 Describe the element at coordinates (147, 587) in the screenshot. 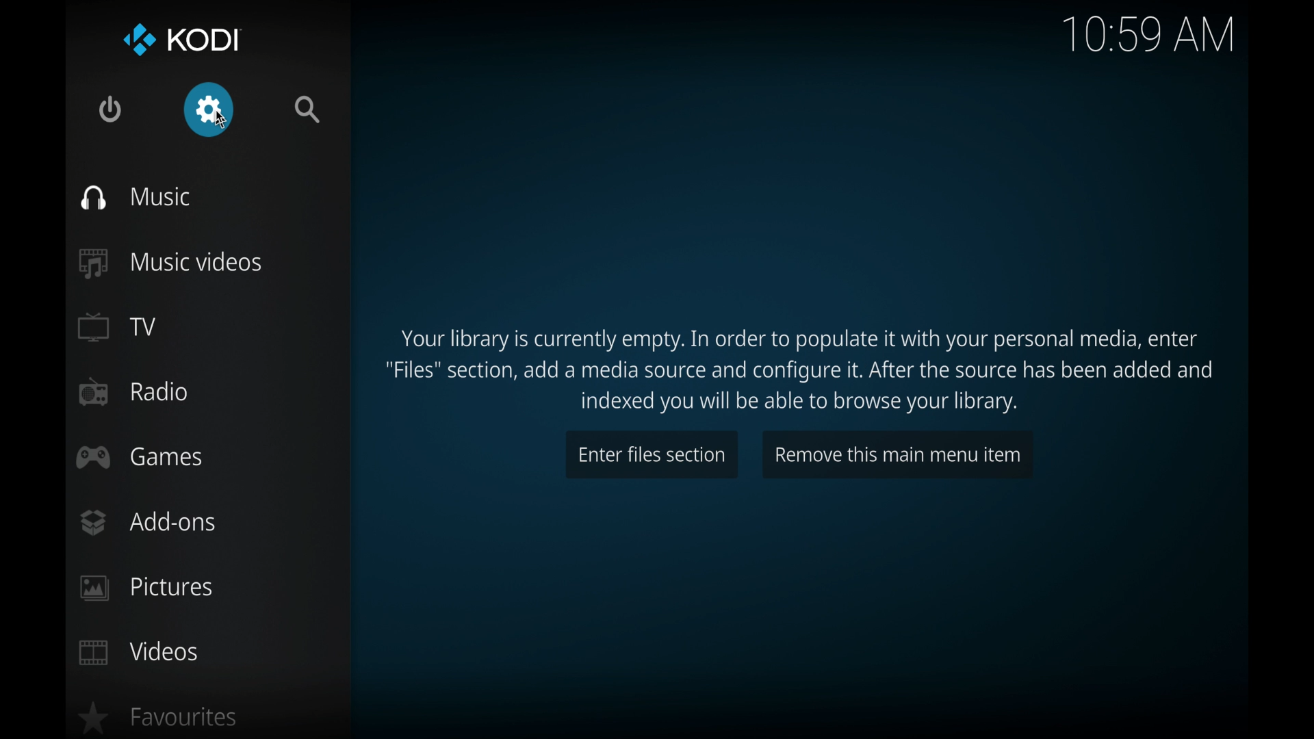

I see `pictures` at that location.